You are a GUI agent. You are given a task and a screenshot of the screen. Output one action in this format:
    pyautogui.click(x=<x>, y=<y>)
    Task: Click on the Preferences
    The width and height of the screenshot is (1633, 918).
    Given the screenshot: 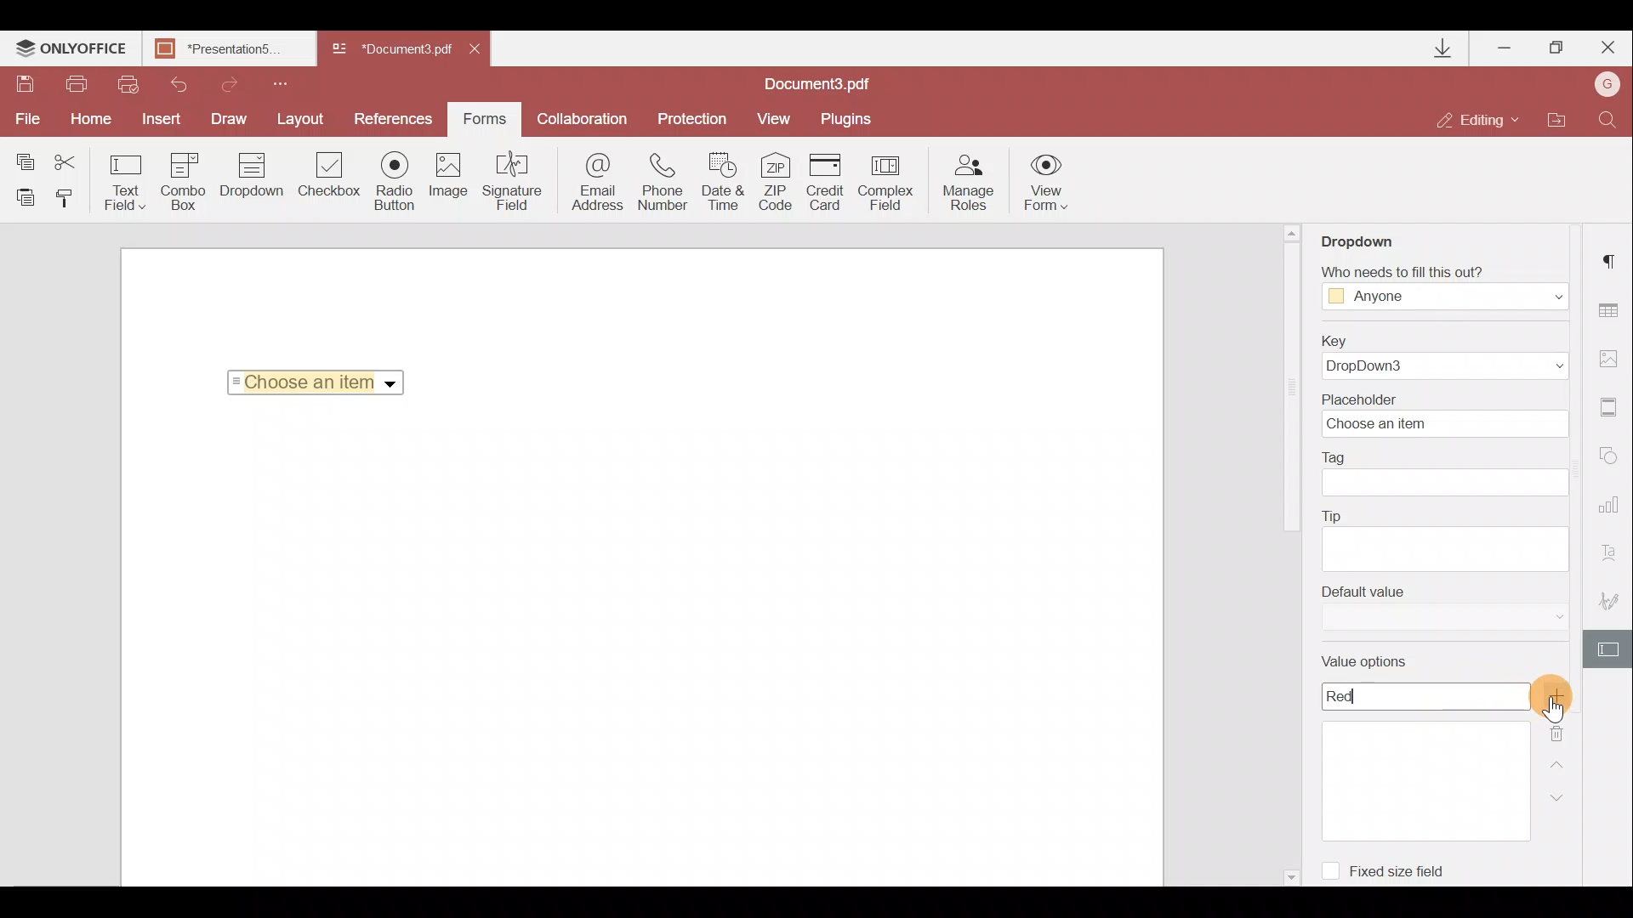 What is the action you would take?
    pyautogui.click(x=395, y=119)
    